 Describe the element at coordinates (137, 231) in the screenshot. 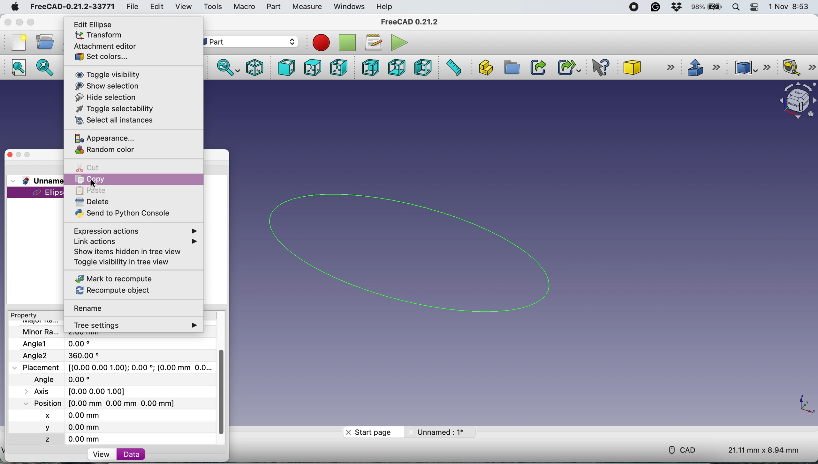

I see `expression actions` at that location.